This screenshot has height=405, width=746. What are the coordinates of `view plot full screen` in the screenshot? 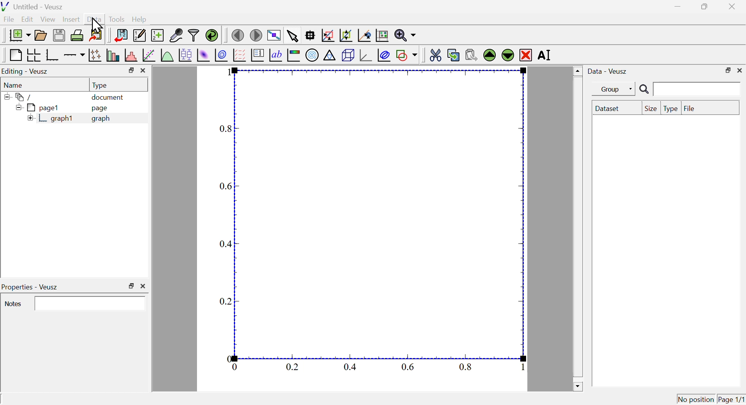 It's located at (274, 35).